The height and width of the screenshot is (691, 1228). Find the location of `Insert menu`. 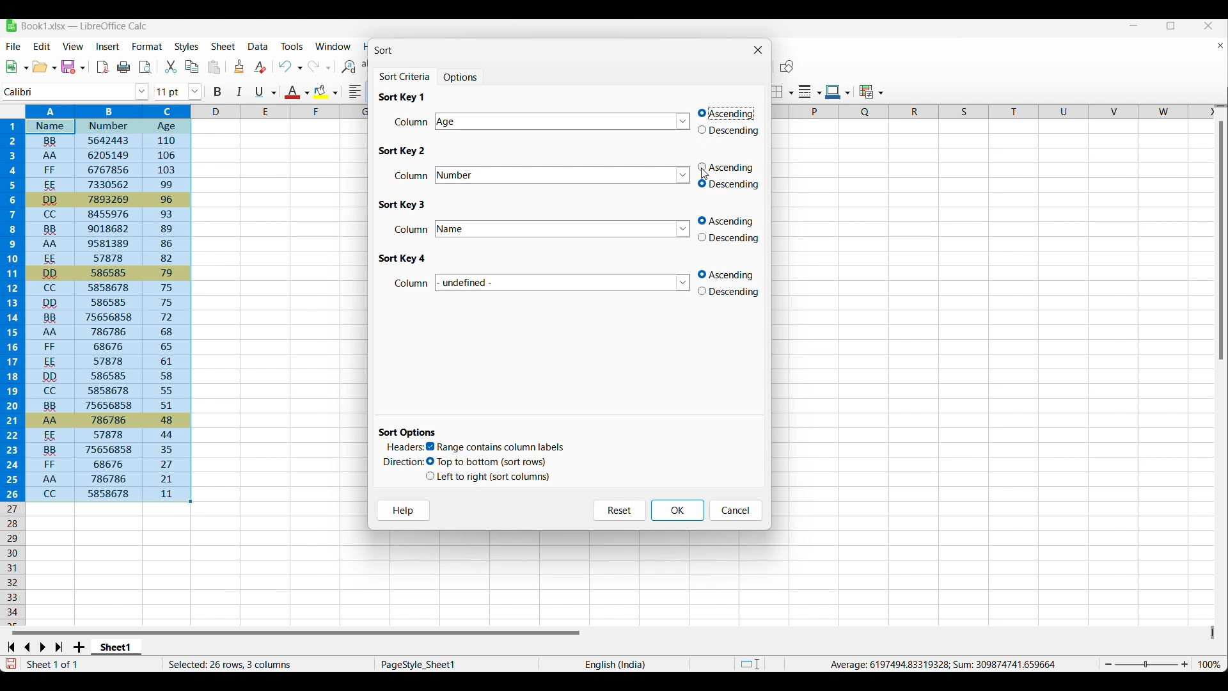

Insert menu is located at coordinates (108, 47).